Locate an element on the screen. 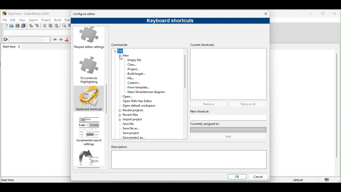 The height and width of the screenshot is (192, 341). undo is located at coordinates (31, 26).